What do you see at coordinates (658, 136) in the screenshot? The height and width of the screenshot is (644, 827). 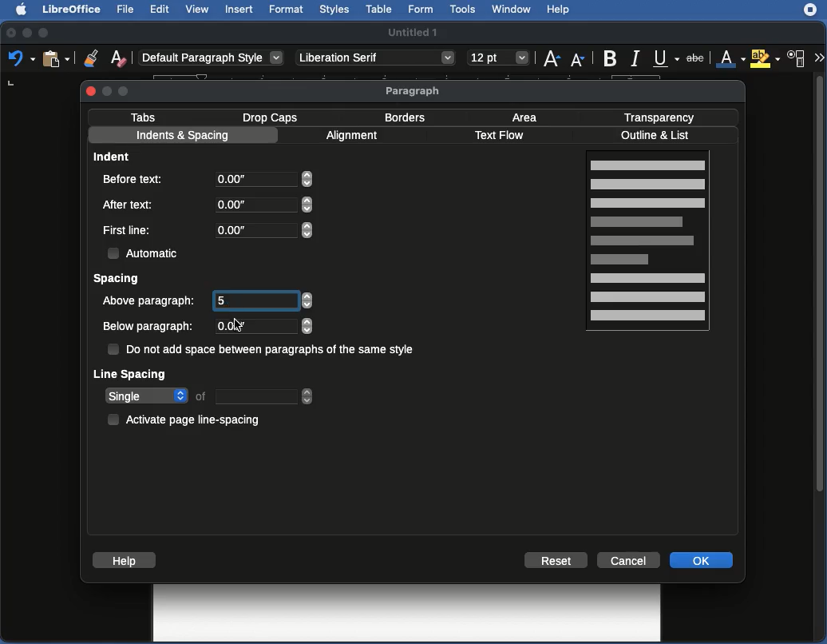 I see `Outline and list` at bounding box center [658, 136].